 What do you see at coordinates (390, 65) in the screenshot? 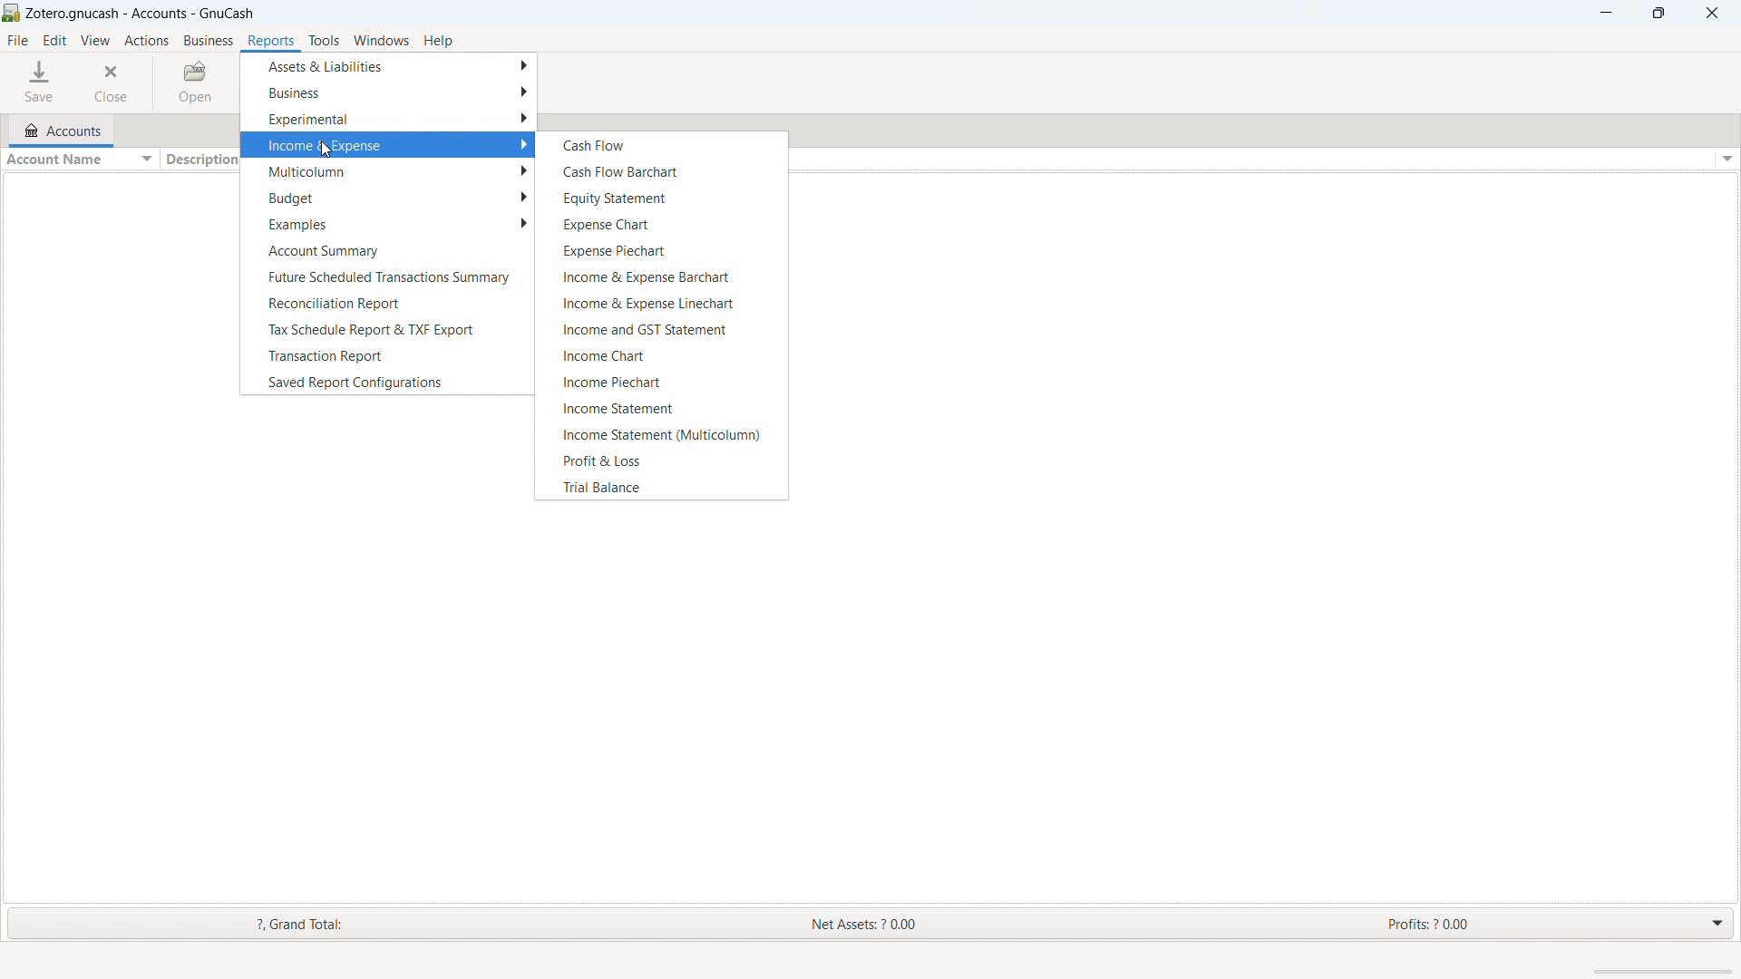
I see `assets & liabilities` at bounding box center [390, 65].